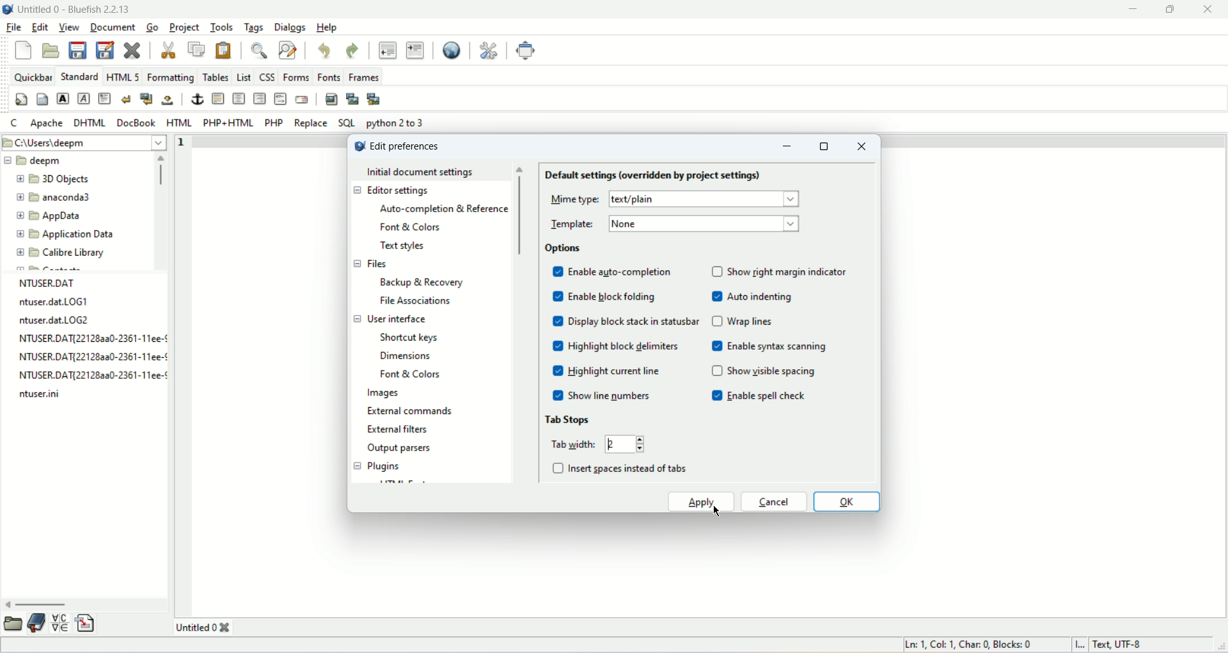  Describe the element at coordinates (244, 75) in the screenshot. I see `list` at that location.